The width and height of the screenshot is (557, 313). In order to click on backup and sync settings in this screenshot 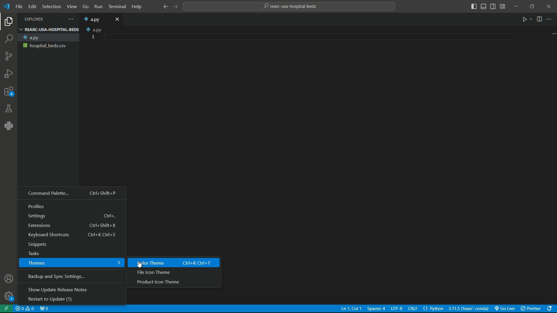, I will do `click(72, 277)`.